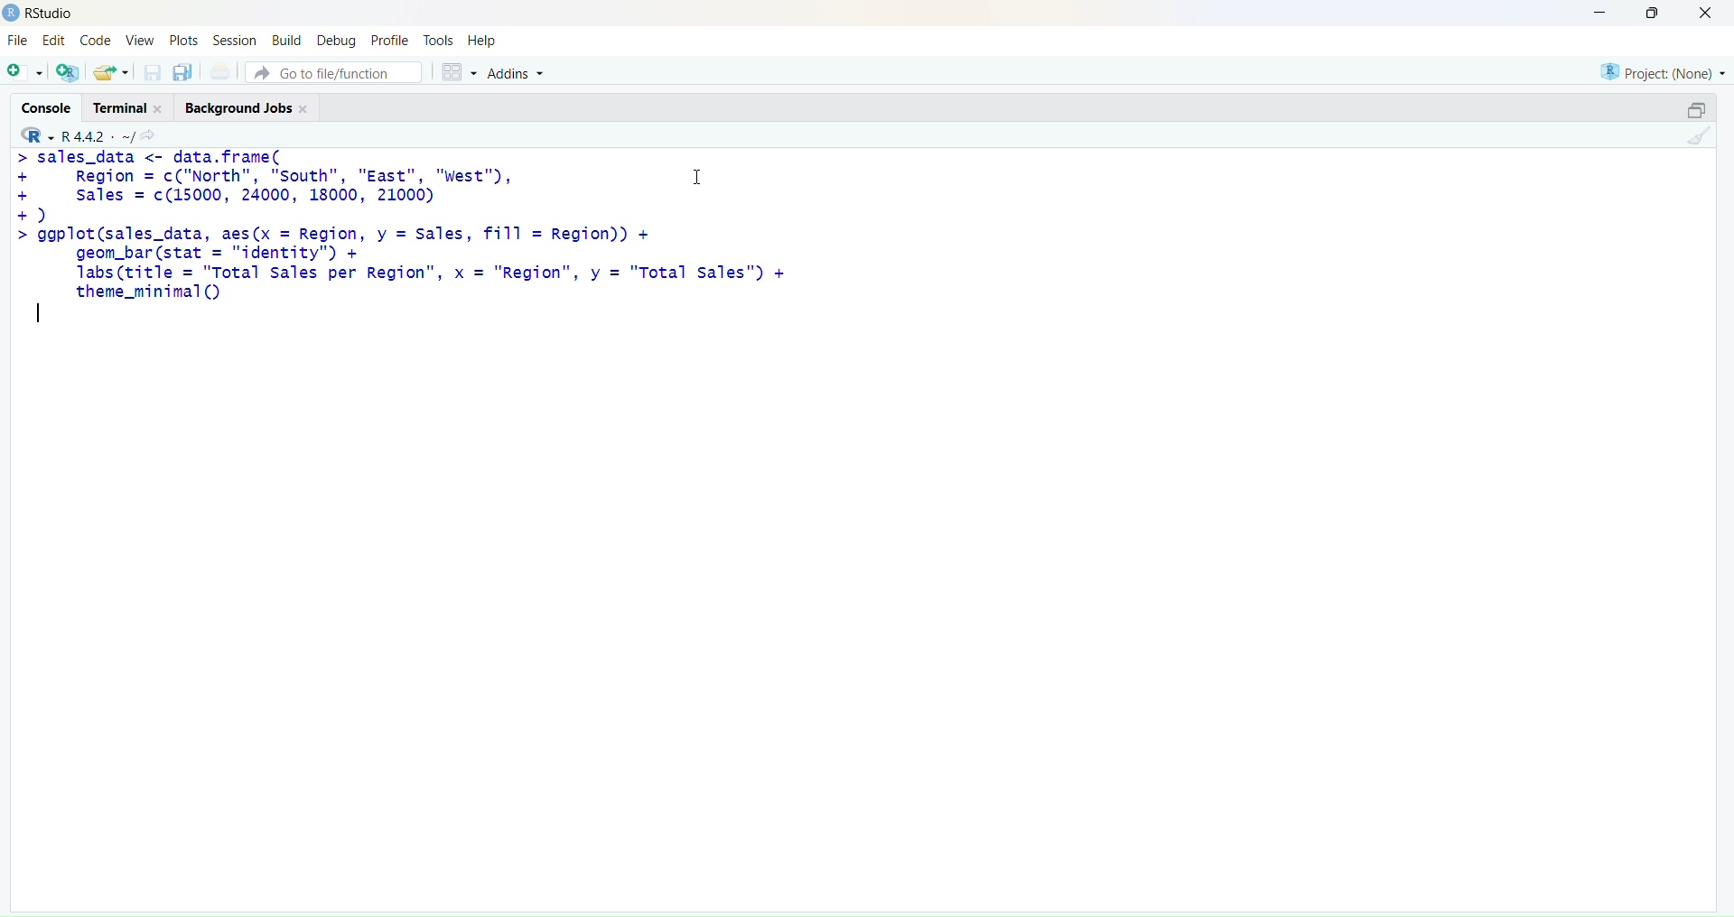 The image size is (1734, 917). Describe the element at coordinates (69, 75) in the screenshot. I see `add multiple scripts` at that location.